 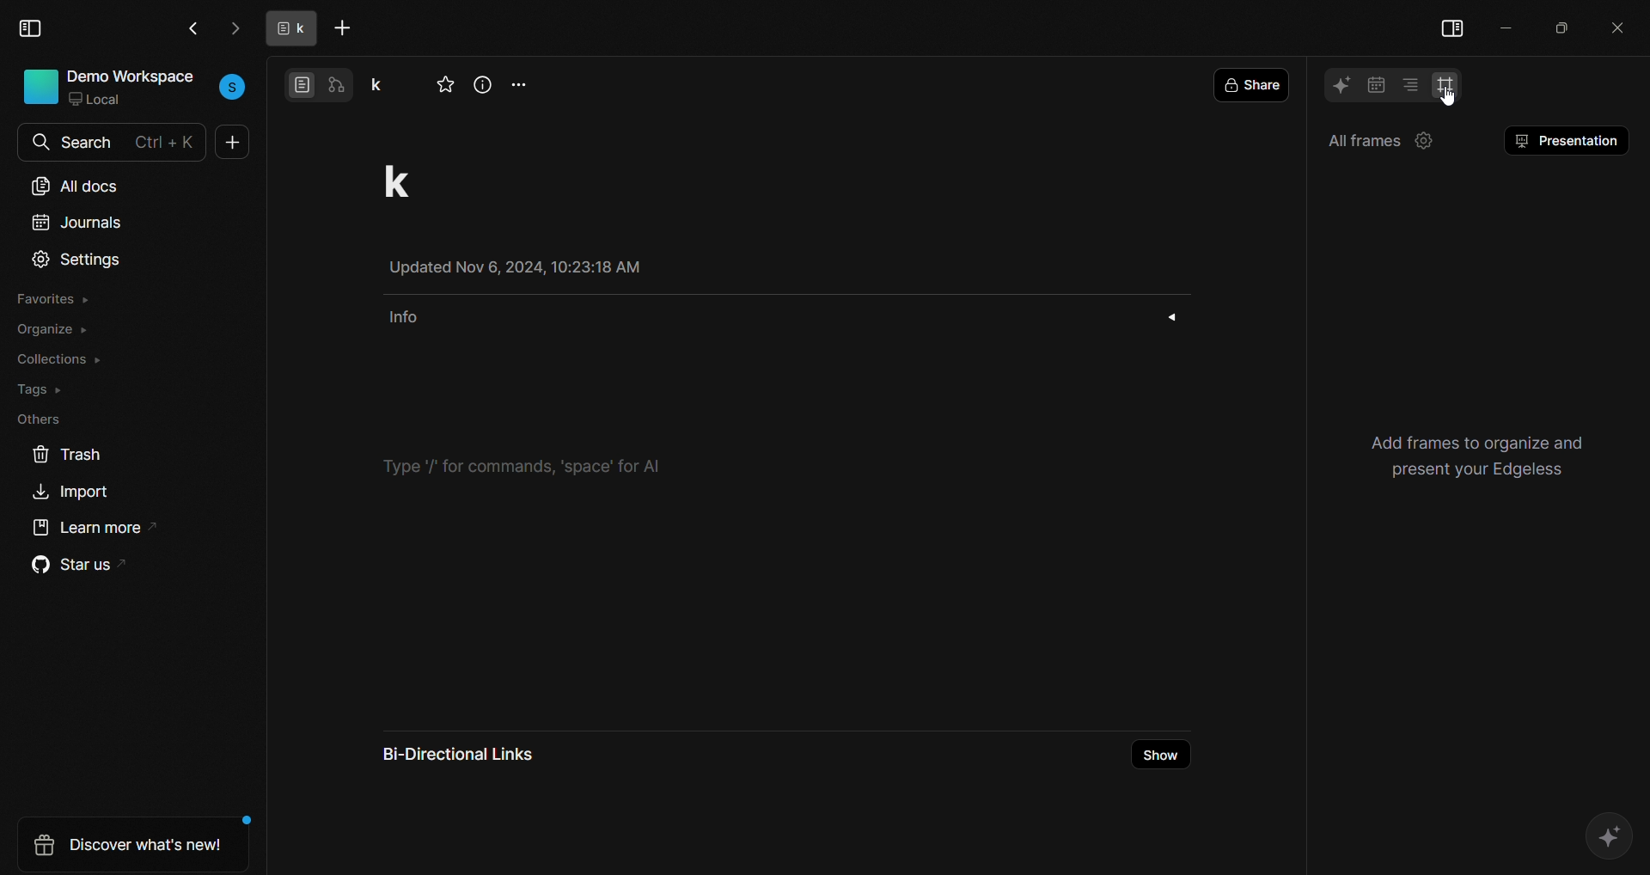 What do you see at coordinates (1447, 84) in the screenshot?
I see `frame` at bounding box center [1447, 84].